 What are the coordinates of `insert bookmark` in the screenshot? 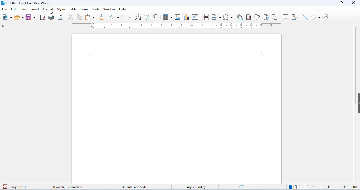 It's located at (267, 17).